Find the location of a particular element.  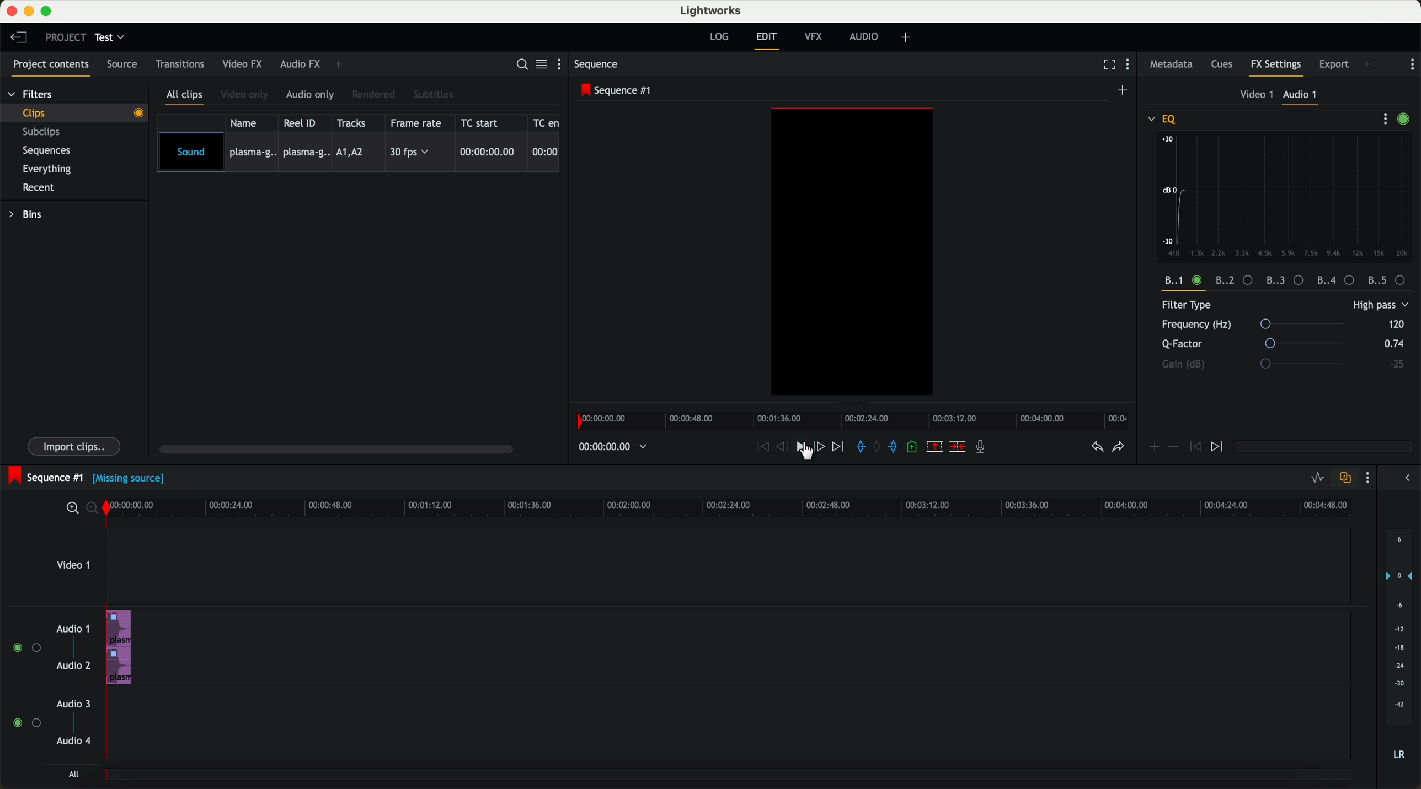

rendered is located at coordinates (376, 94).